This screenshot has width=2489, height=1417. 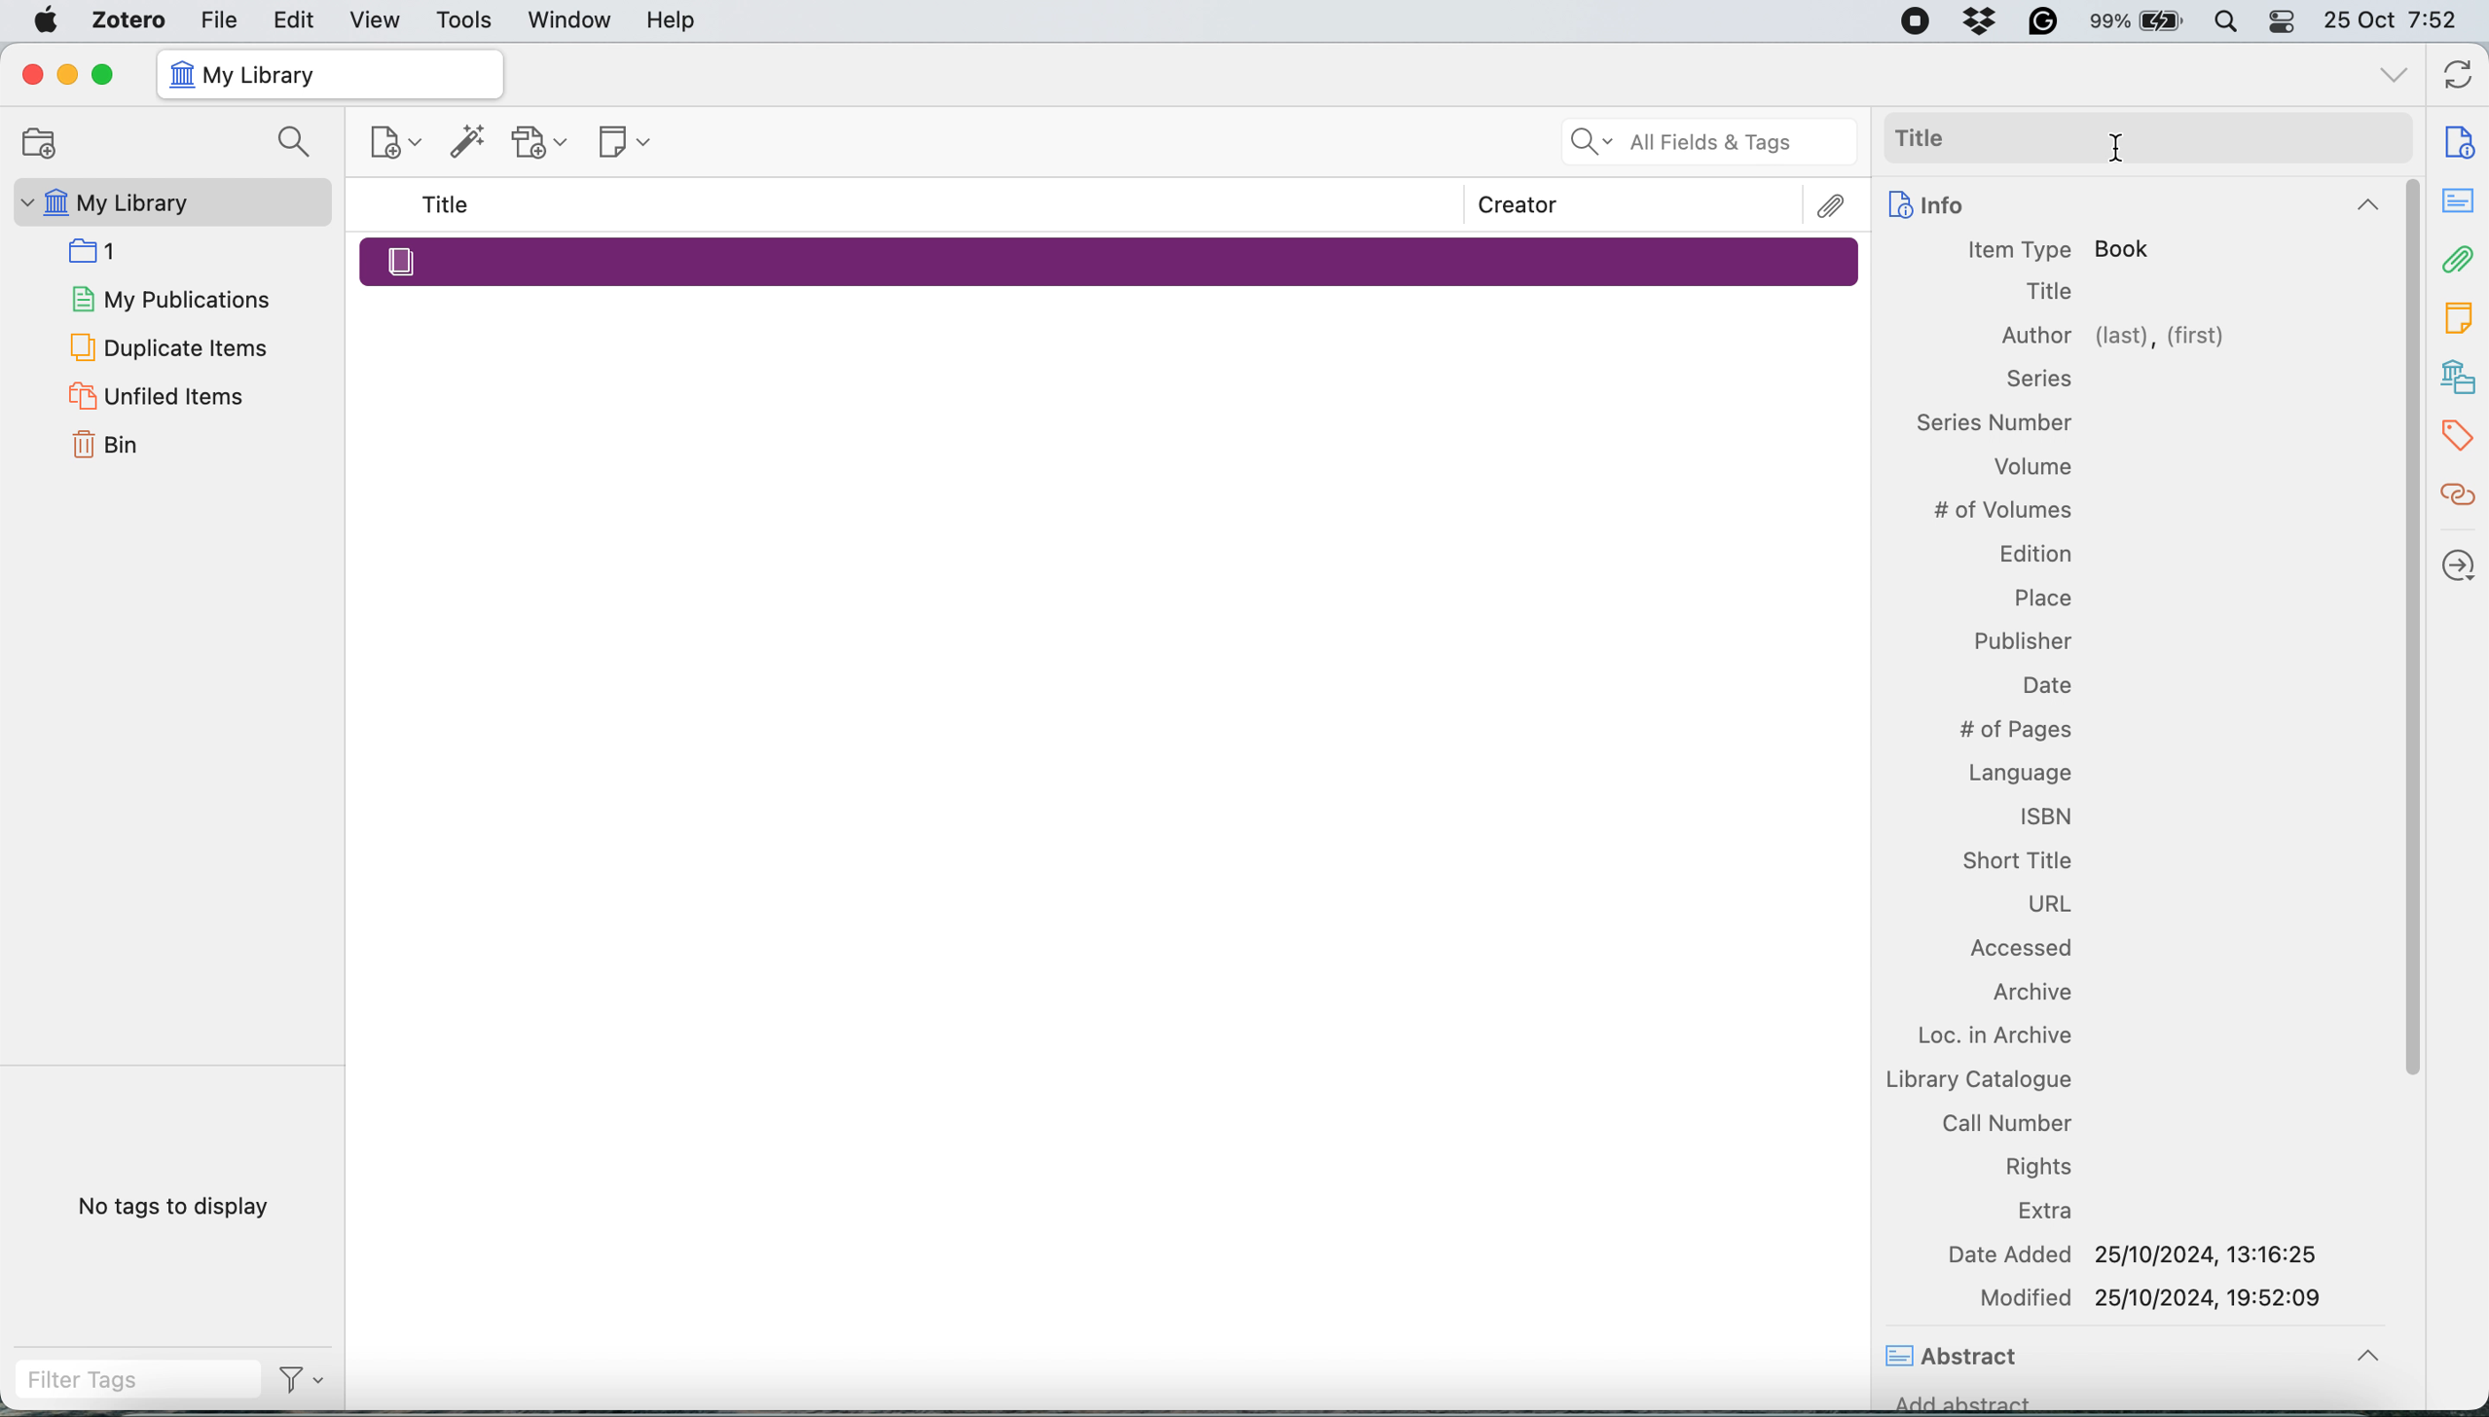 What do you see at coordinates (168, 296) in the screenshot?
I see `My Publications` at bounding box center [168, 296].